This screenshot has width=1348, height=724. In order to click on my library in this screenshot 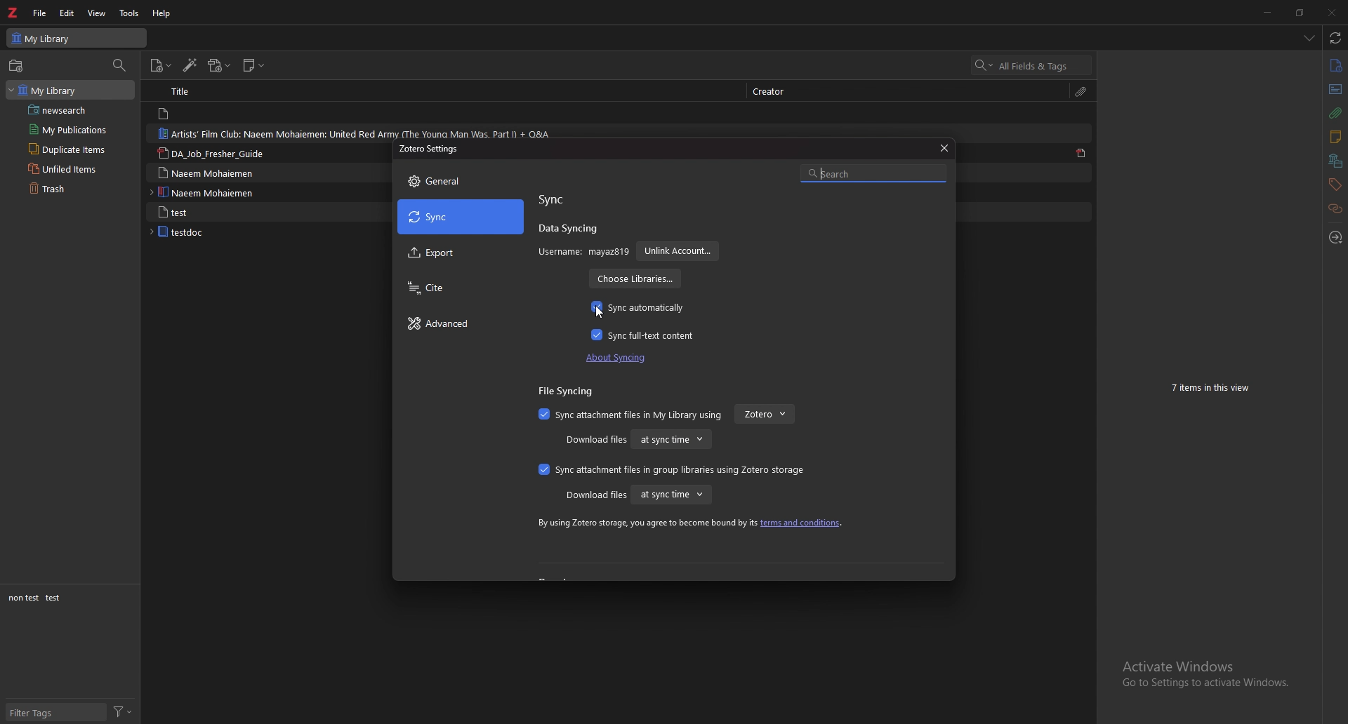, I will do `click(79, 38)`.